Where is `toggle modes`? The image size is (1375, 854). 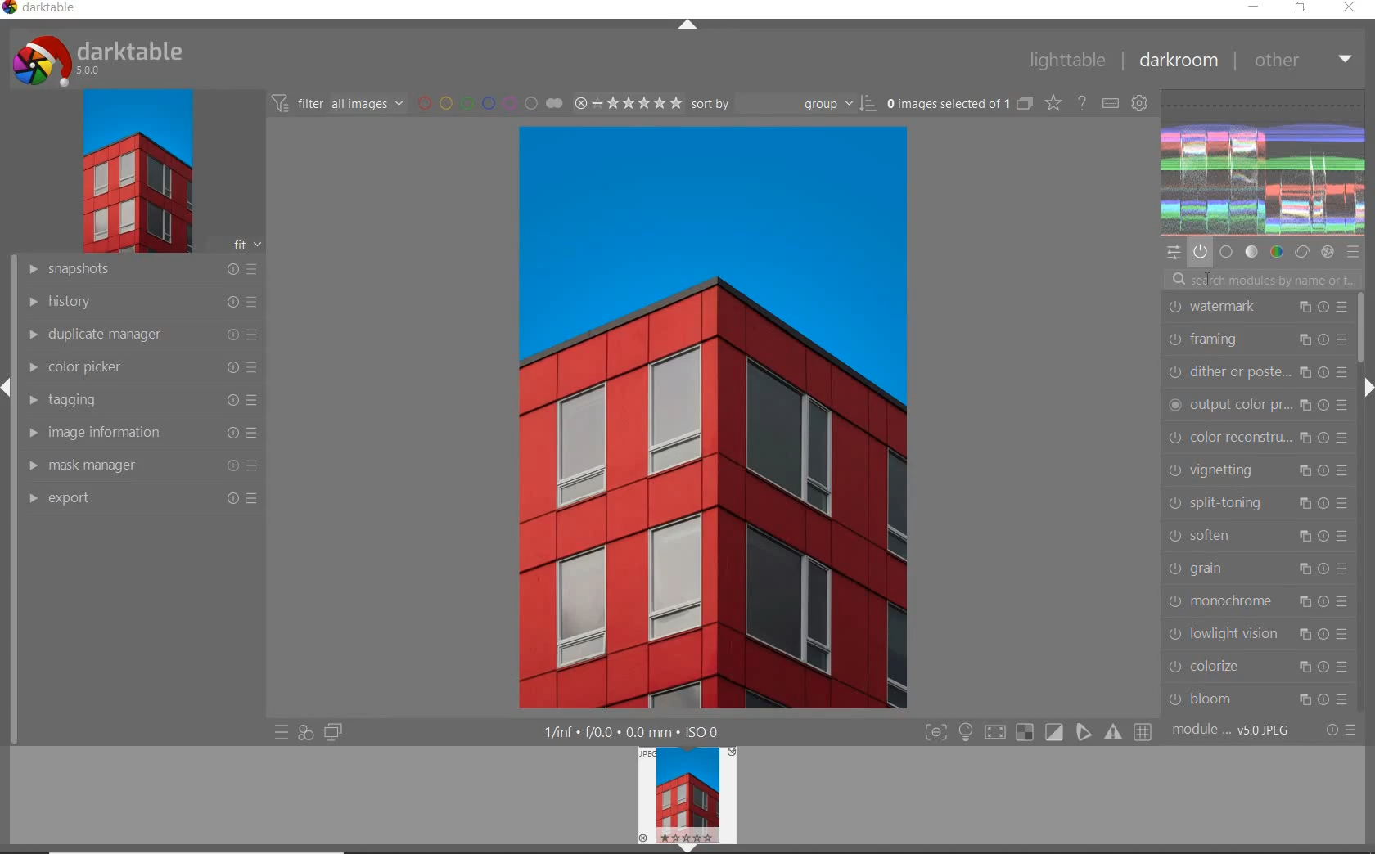 toggle modes is located at coordinates (1039, 732).